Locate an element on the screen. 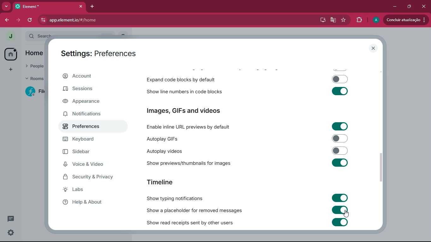  show line numbers in code blocks is located at coordinates (184, 91).